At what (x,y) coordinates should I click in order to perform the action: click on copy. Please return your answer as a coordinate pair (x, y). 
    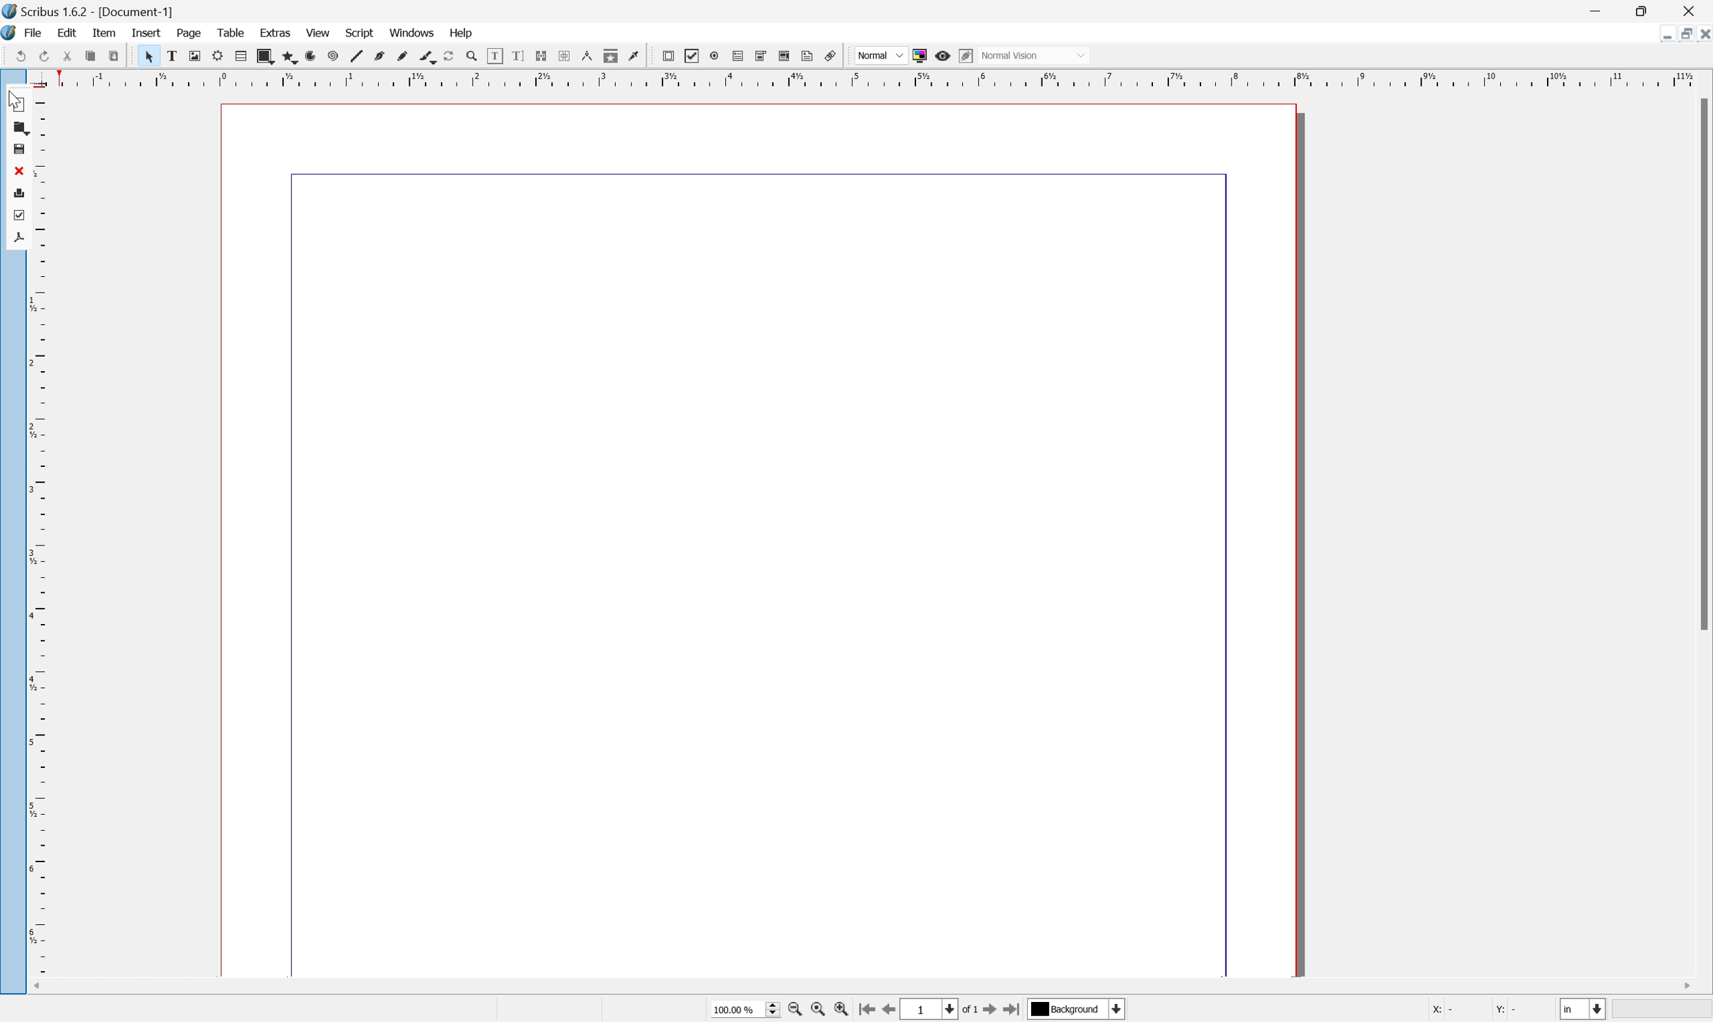
    Looking at the image, I should click on (265, 56).